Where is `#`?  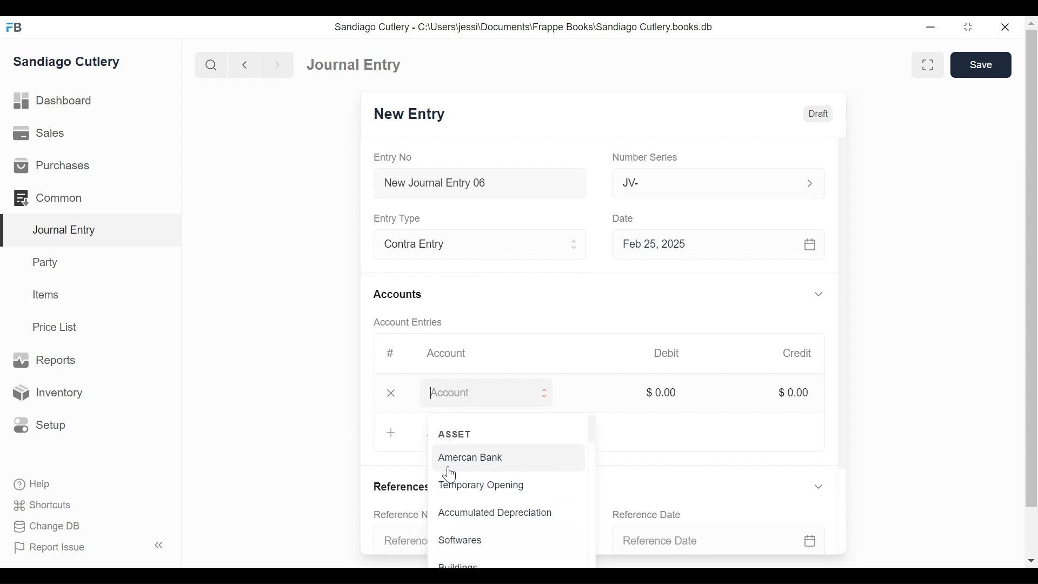 # is located at coordinates (394, 353).